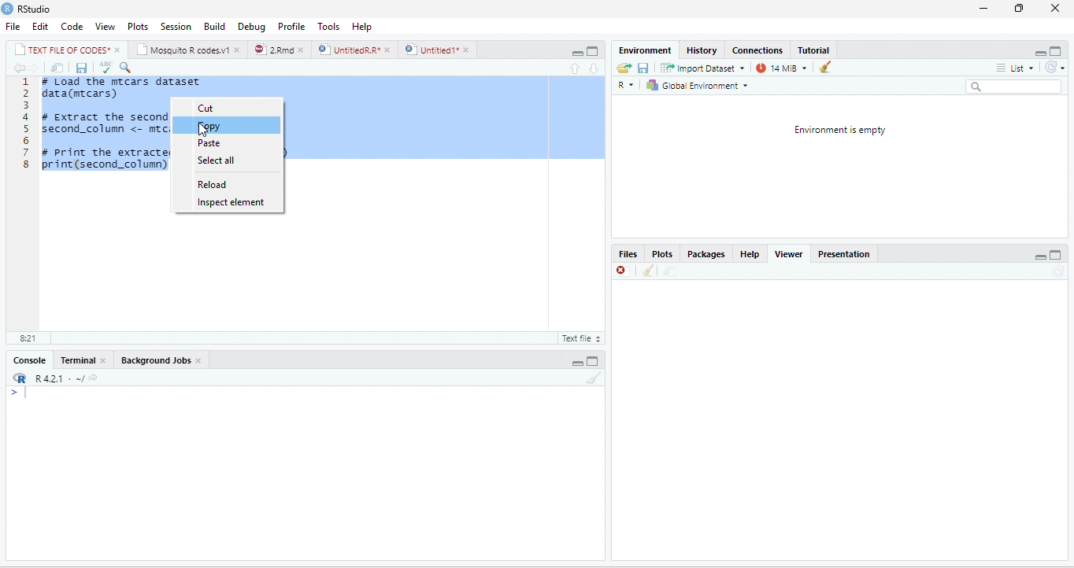 The width and height of the screenshot is (1074, 568). What do you see at coordinates (203, 131) in the screenshot?
I see `cursor` at bounding box center [203, 131].